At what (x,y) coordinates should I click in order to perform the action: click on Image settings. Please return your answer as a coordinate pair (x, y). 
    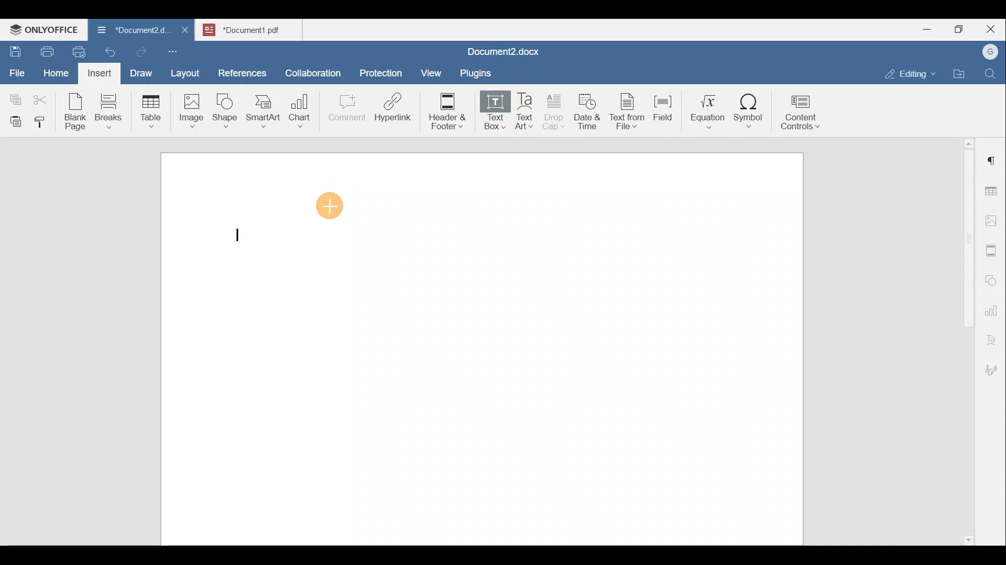
    Looking at the image, I should click on (993, 220).